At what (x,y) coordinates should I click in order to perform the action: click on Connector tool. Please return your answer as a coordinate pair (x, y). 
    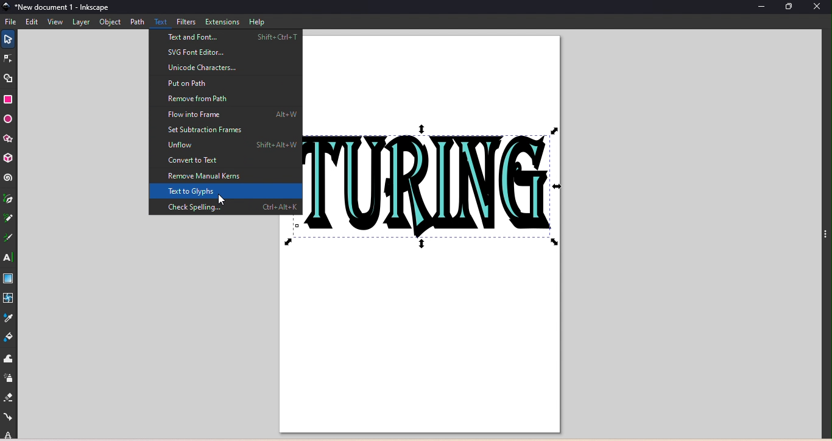
    Looking at the image, I should click on (9, 417).